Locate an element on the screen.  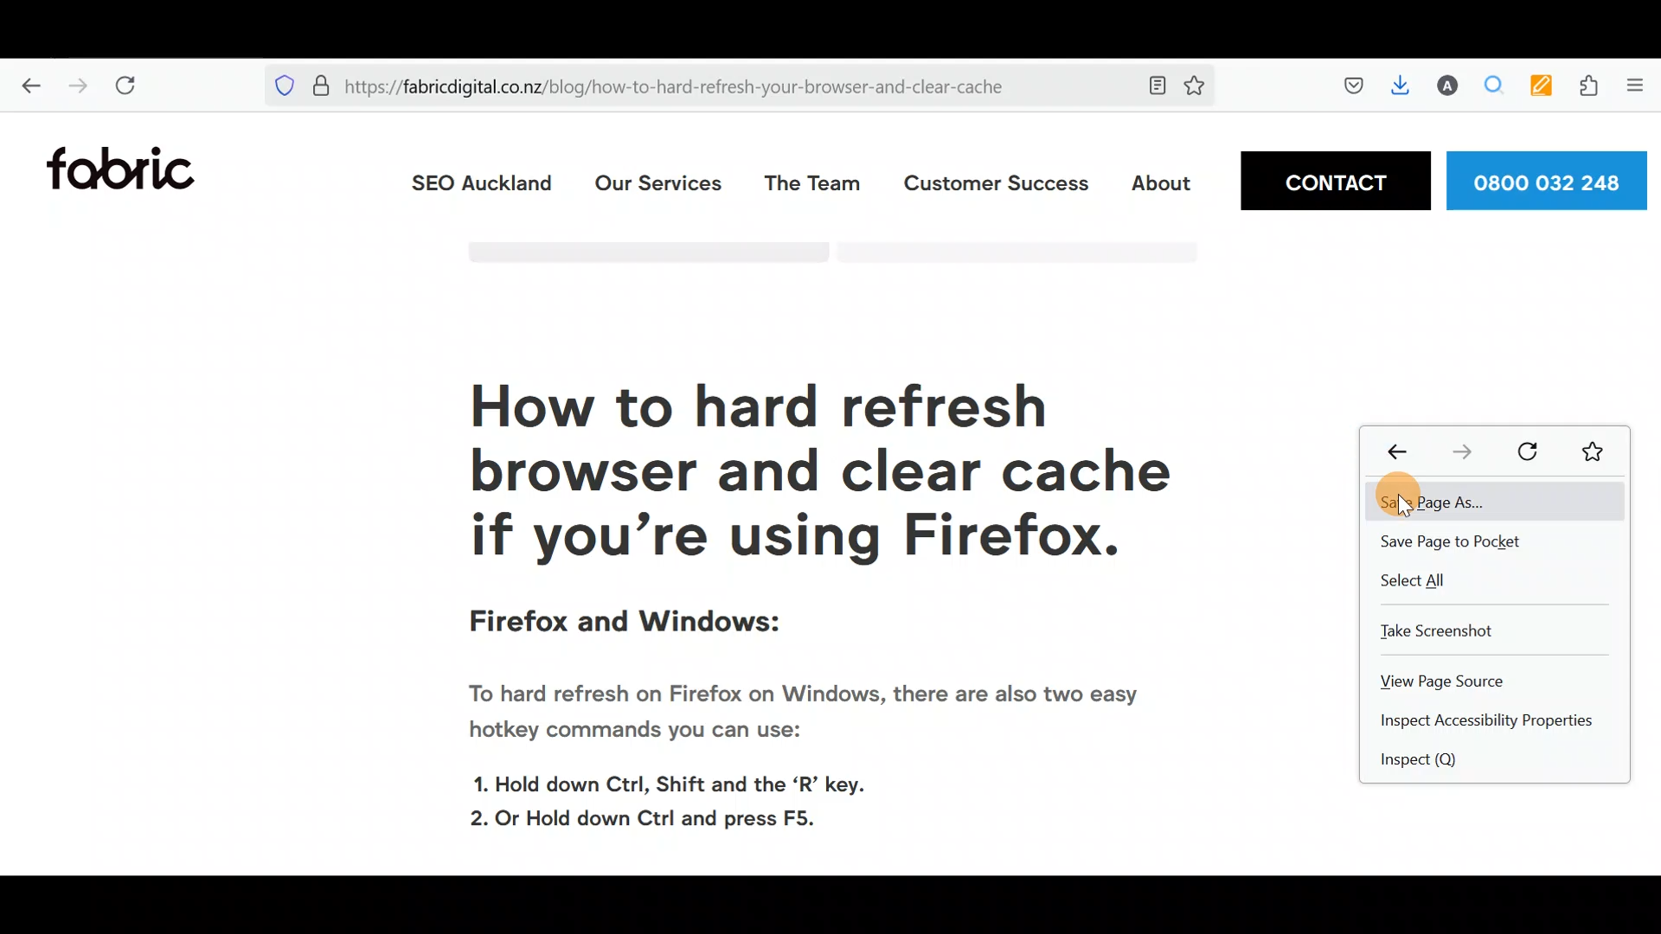
https://fabricdigital.co.nz/blog/how-to-hard-refresh-your-browser-and-clear-cache is located at coordinates (685, 86).